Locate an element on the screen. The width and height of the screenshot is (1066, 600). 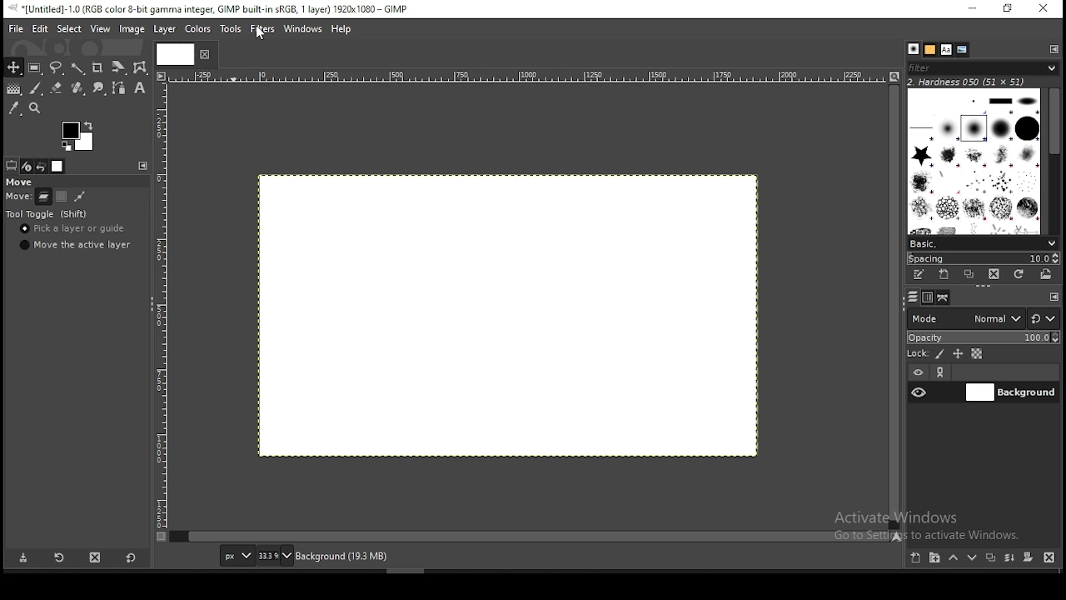
delete brush is located at coordinates (994, 275).